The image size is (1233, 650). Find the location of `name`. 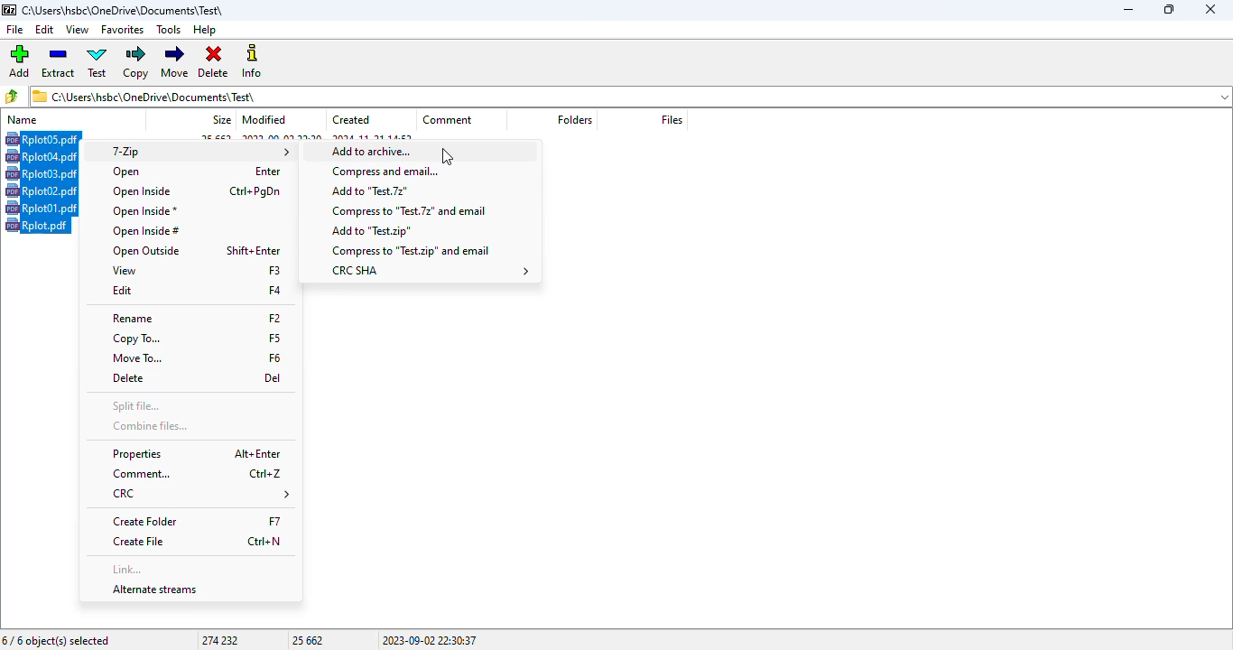

name is located at coordinates (23, 119).